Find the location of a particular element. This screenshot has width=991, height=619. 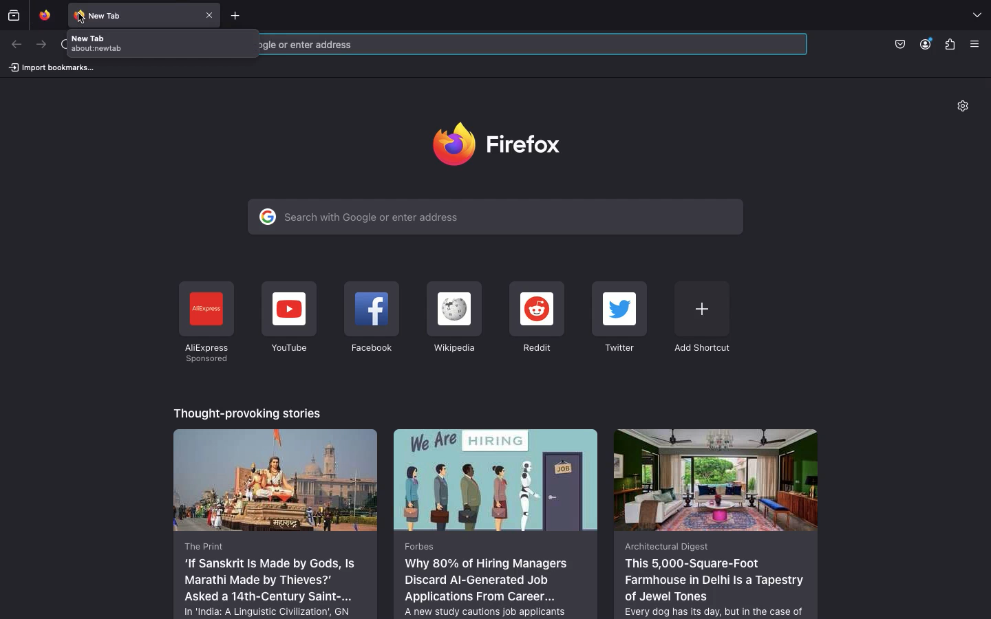

Forbes

‘Why 80% of Hiring Managers
Discard Al-Generated Job
Applications From Career...

A new study cautions job applicants is located at coordinates (497, 523).